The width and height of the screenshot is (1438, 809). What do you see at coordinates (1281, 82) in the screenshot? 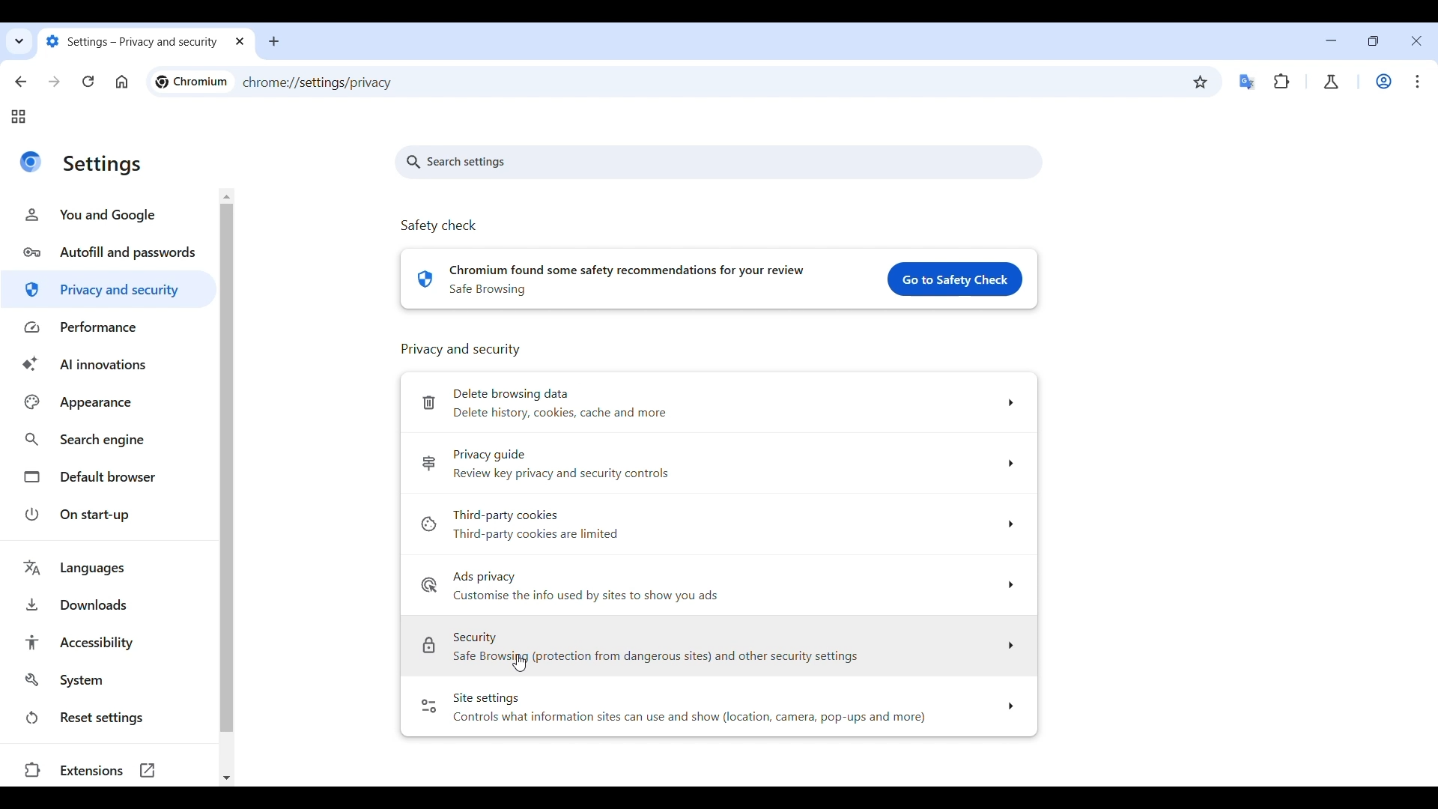
I see `Extensions` at bounding box center [1281, 82].